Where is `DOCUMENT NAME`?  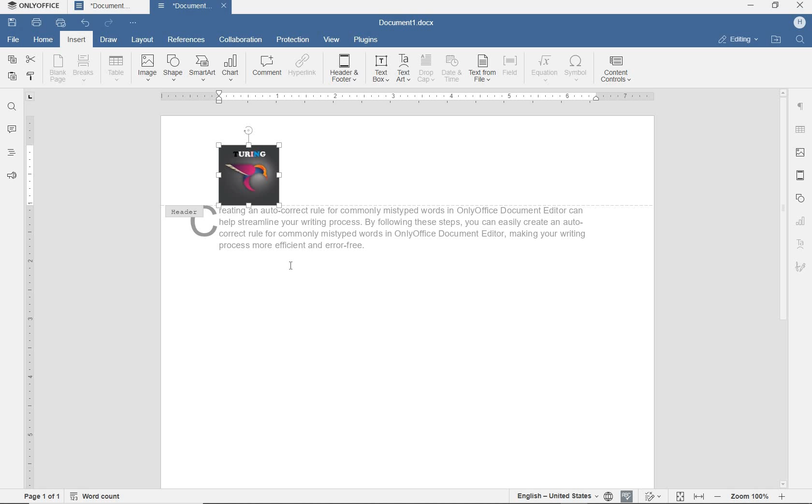 DOCUMENT NAME is located at coordinates (102, 6).